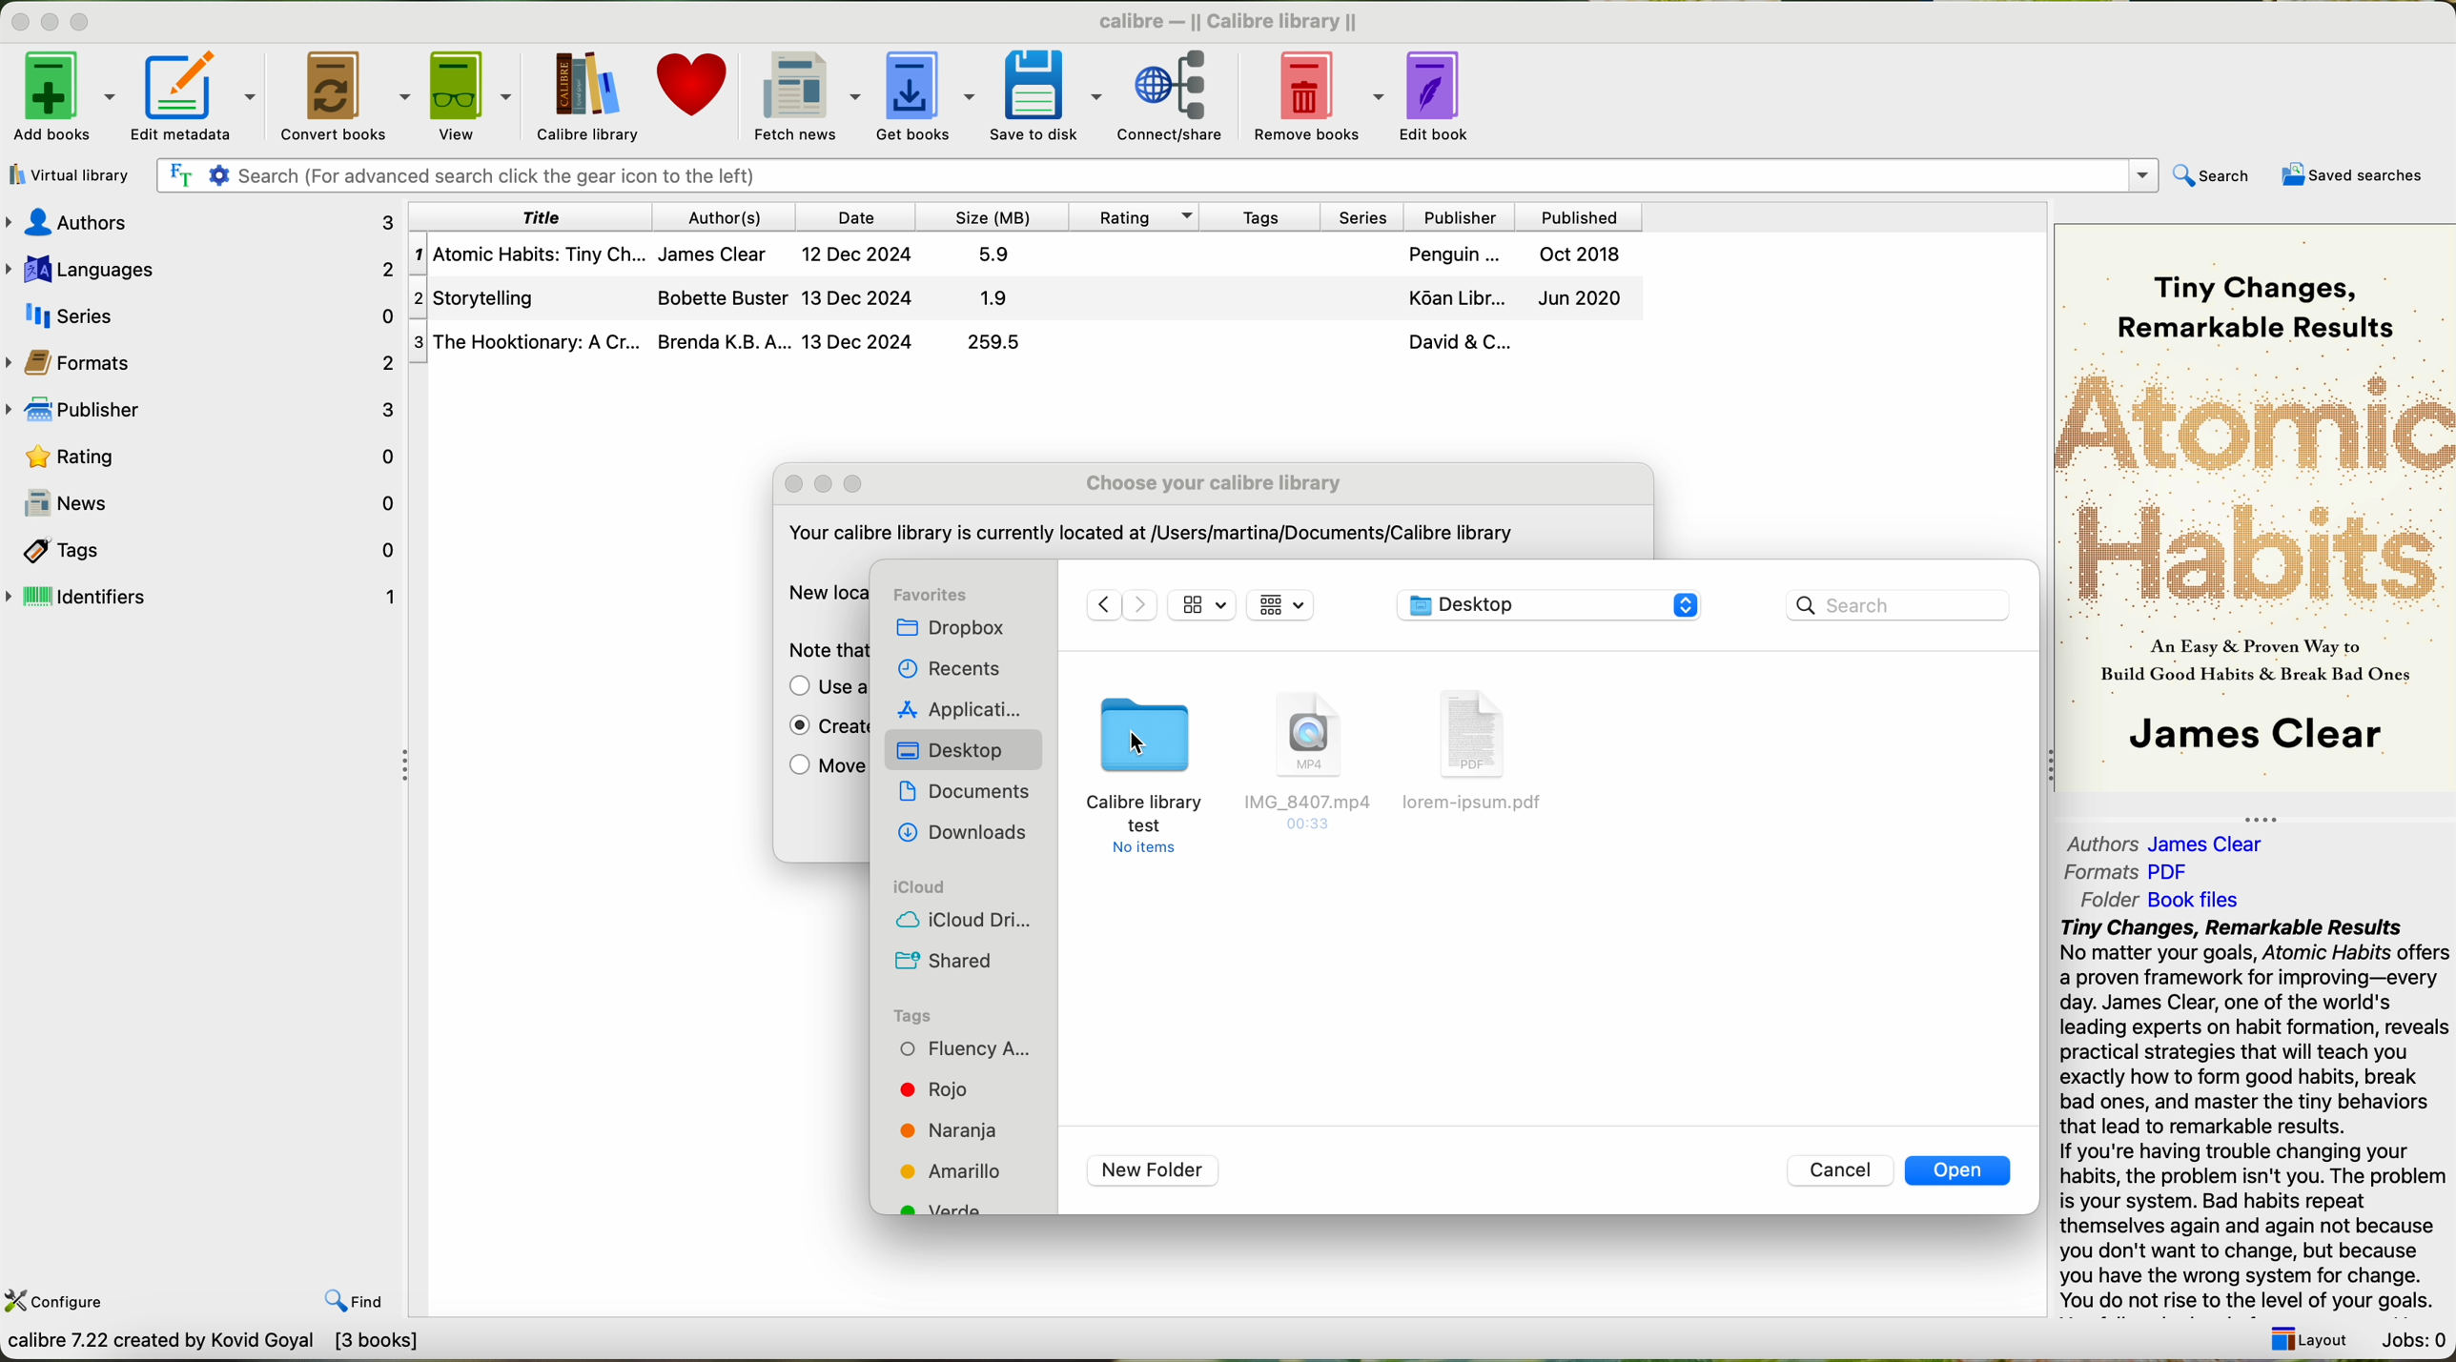 Image resolution: width=2456 pixels, height=1362 pixels. Describe the element at coordinates (1842, 1170) in the screenshot. I see `cancel` at that location.